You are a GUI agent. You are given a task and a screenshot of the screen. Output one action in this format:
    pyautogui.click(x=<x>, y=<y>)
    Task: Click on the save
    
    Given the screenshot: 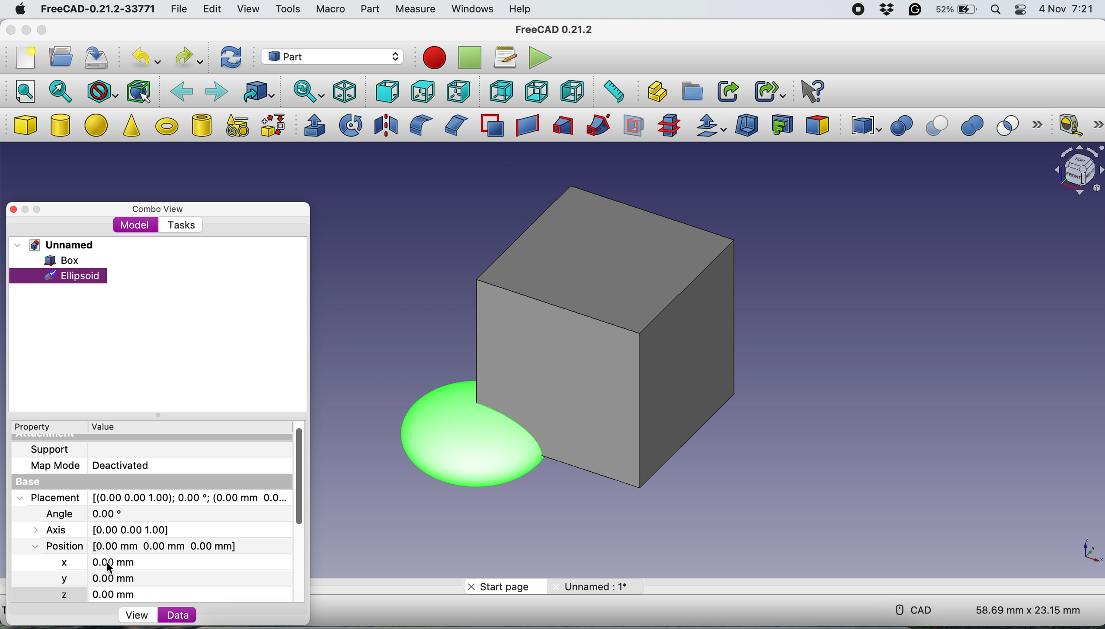 What is the action you would take?
    pyautogui.click(x=98, y=59)
    